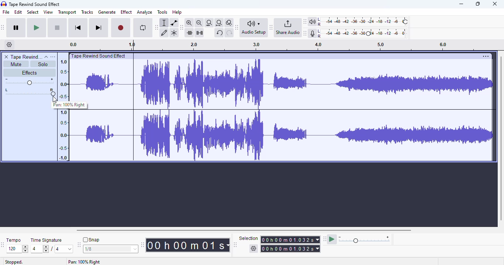  What do you see at coordinates (84, 262) in the screenshot?
I see `Pan: 100% Right` at bounding box center [84, 262].